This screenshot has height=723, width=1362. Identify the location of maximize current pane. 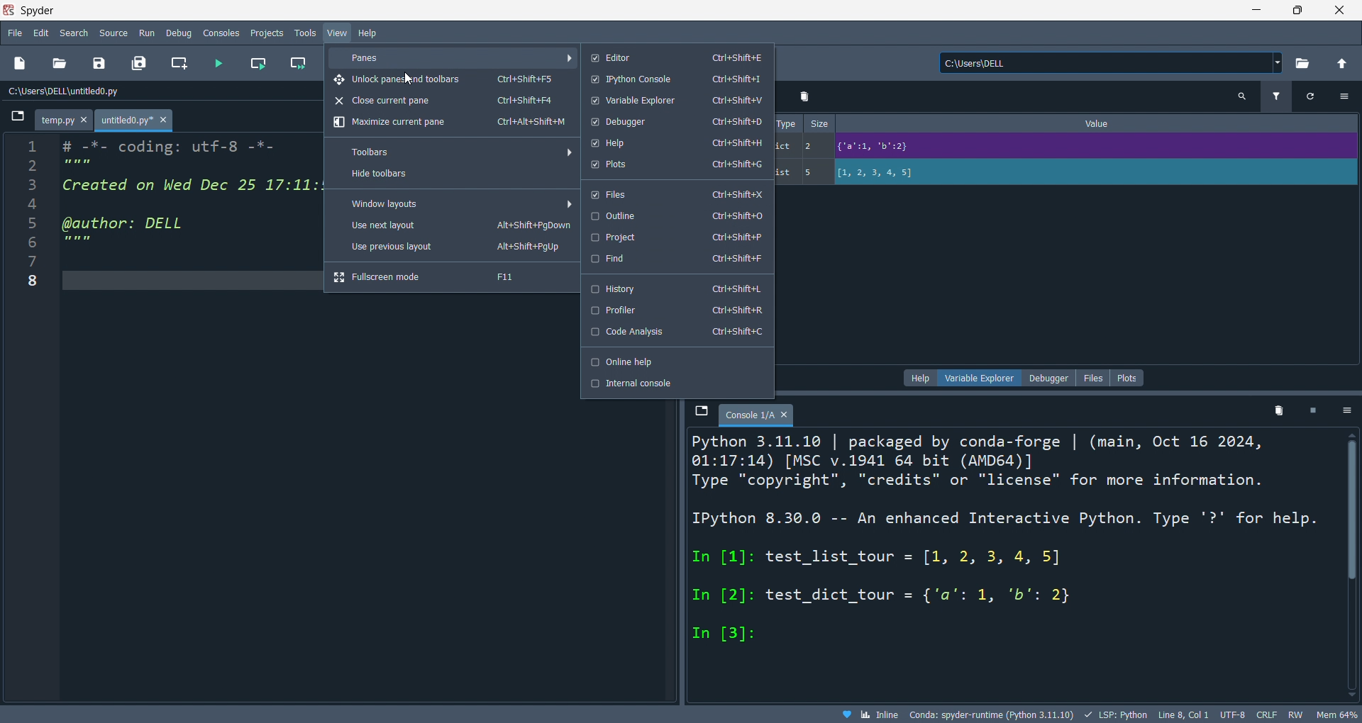
(449, 123).